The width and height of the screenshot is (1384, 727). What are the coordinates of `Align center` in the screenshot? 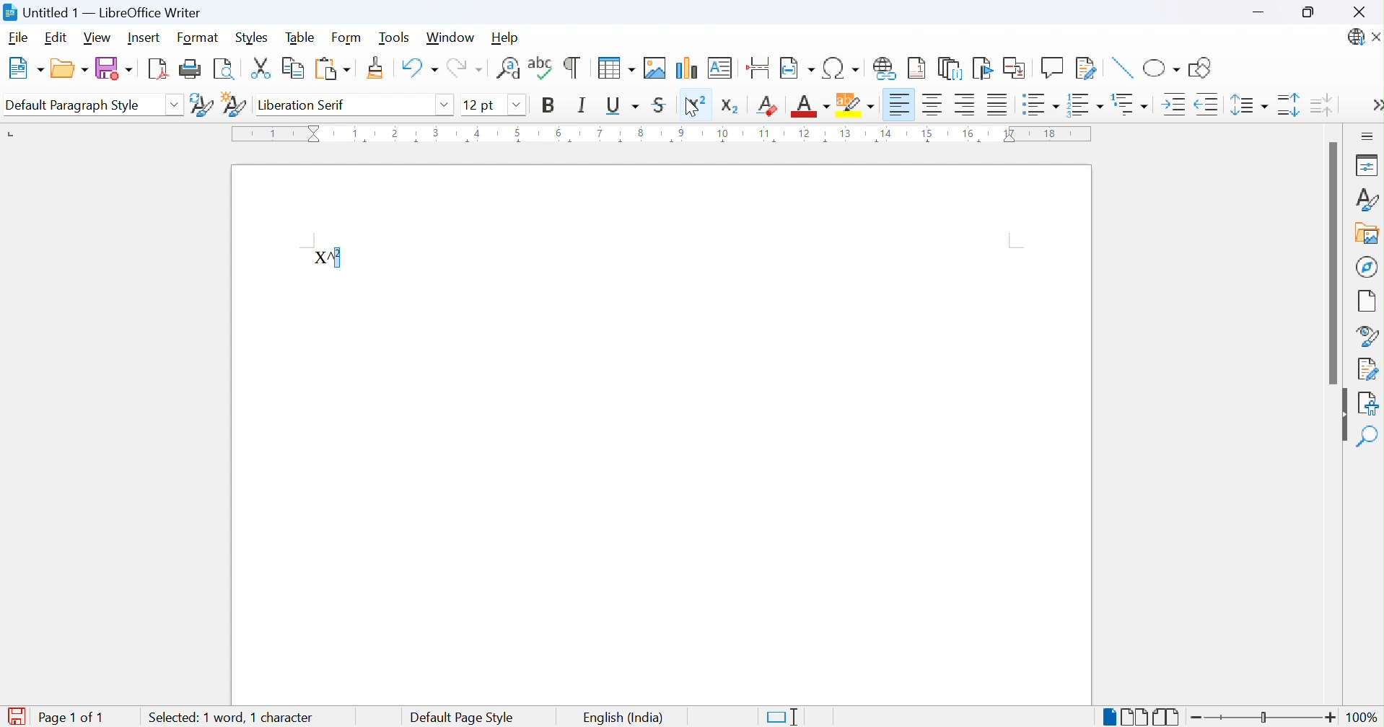 It's located at (934, 107).